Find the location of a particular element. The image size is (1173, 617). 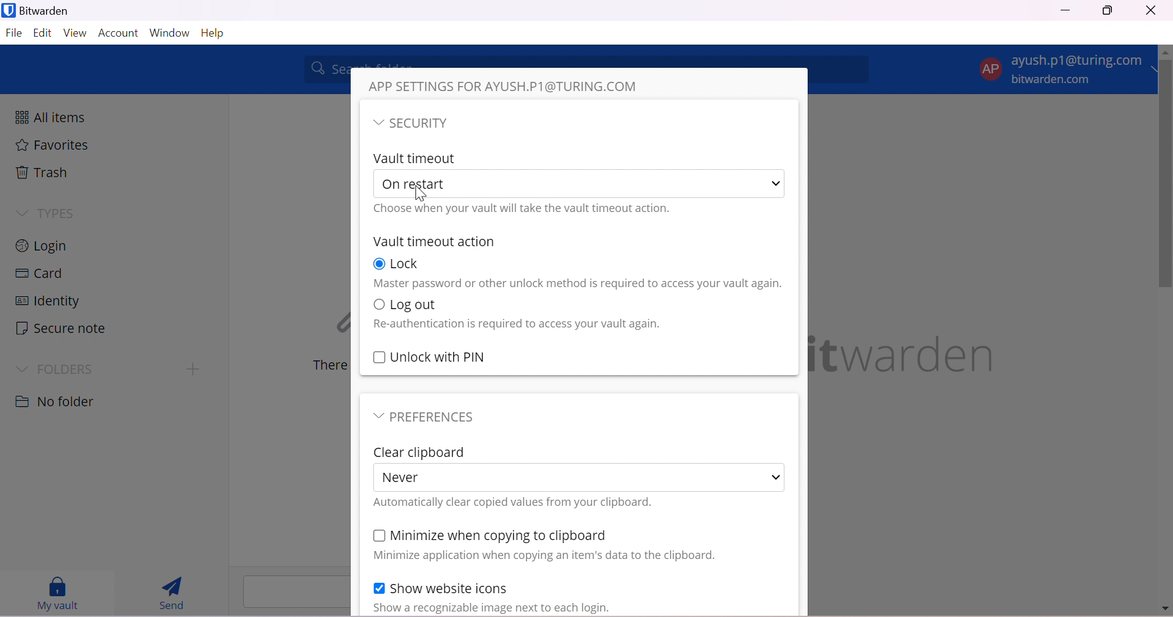

Close is located at coordinates (1150, 10).